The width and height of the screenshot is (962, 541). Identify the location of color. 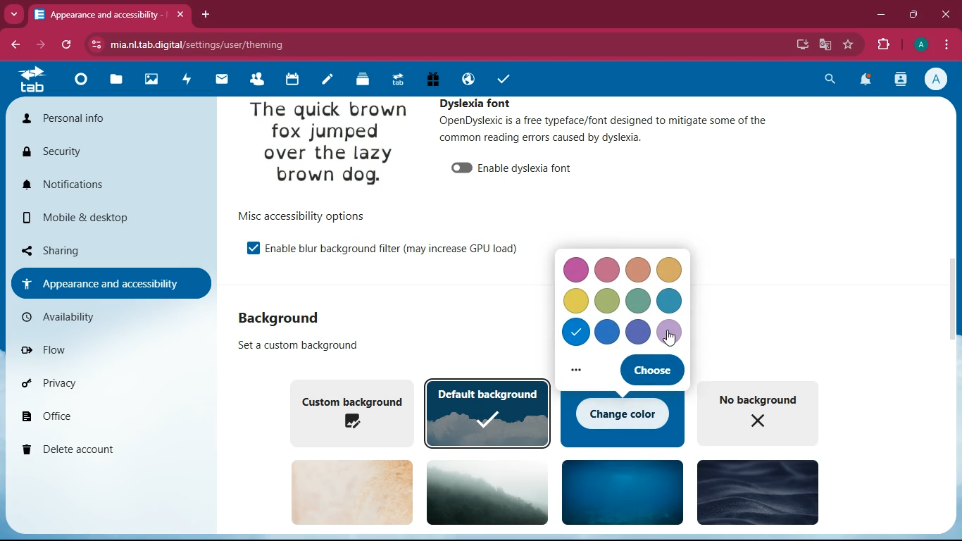
(668, 272).